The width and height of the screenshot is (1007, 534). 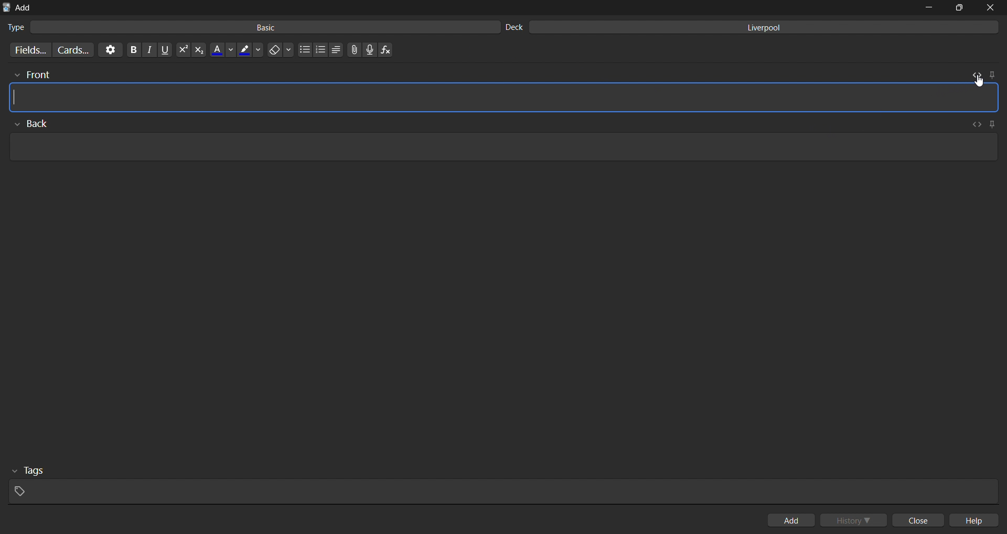 I want to click on cursor, so click(x=977, y=80).